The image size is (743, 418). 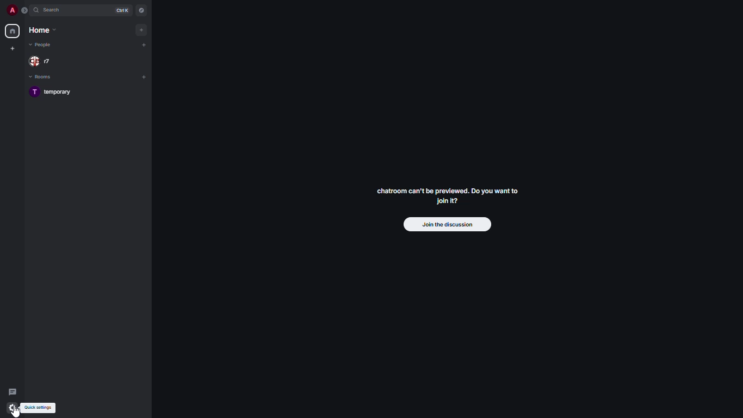 What do you see at coordinates (17, 410) in the screenshot?
I see `cursor` at bounding box center [17, 410].